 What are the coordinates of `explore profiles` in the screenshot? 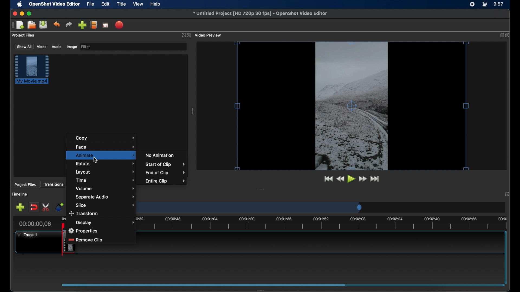 It's located at (94, 25).